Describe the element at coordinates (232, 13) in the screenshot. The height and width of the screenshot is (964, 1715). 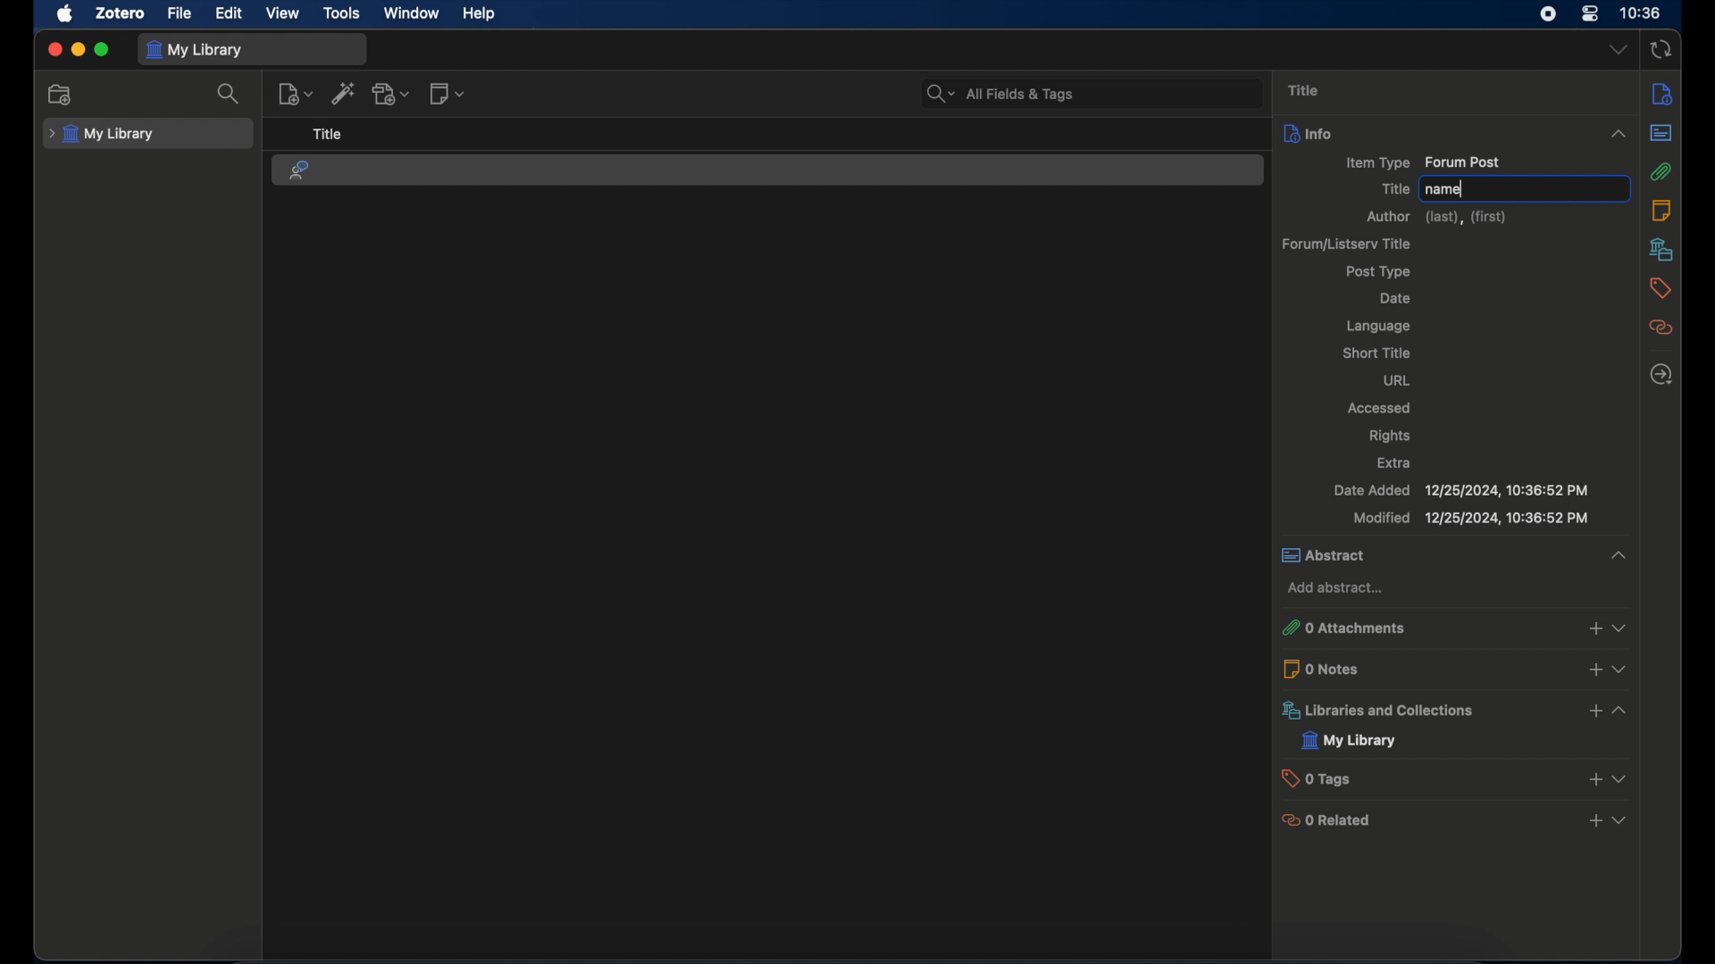
I see `edit` at that location.